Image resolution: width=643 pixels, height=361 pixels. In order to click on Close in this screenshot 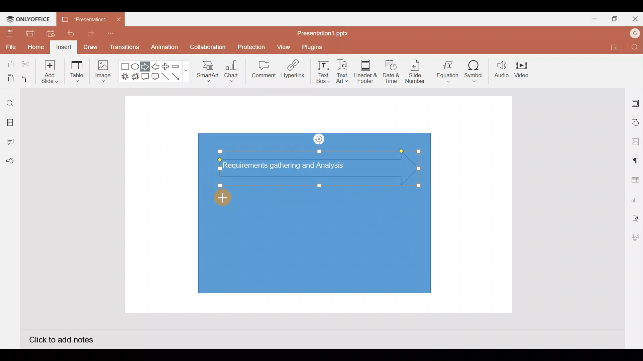, I will do `click(634, 17)`.